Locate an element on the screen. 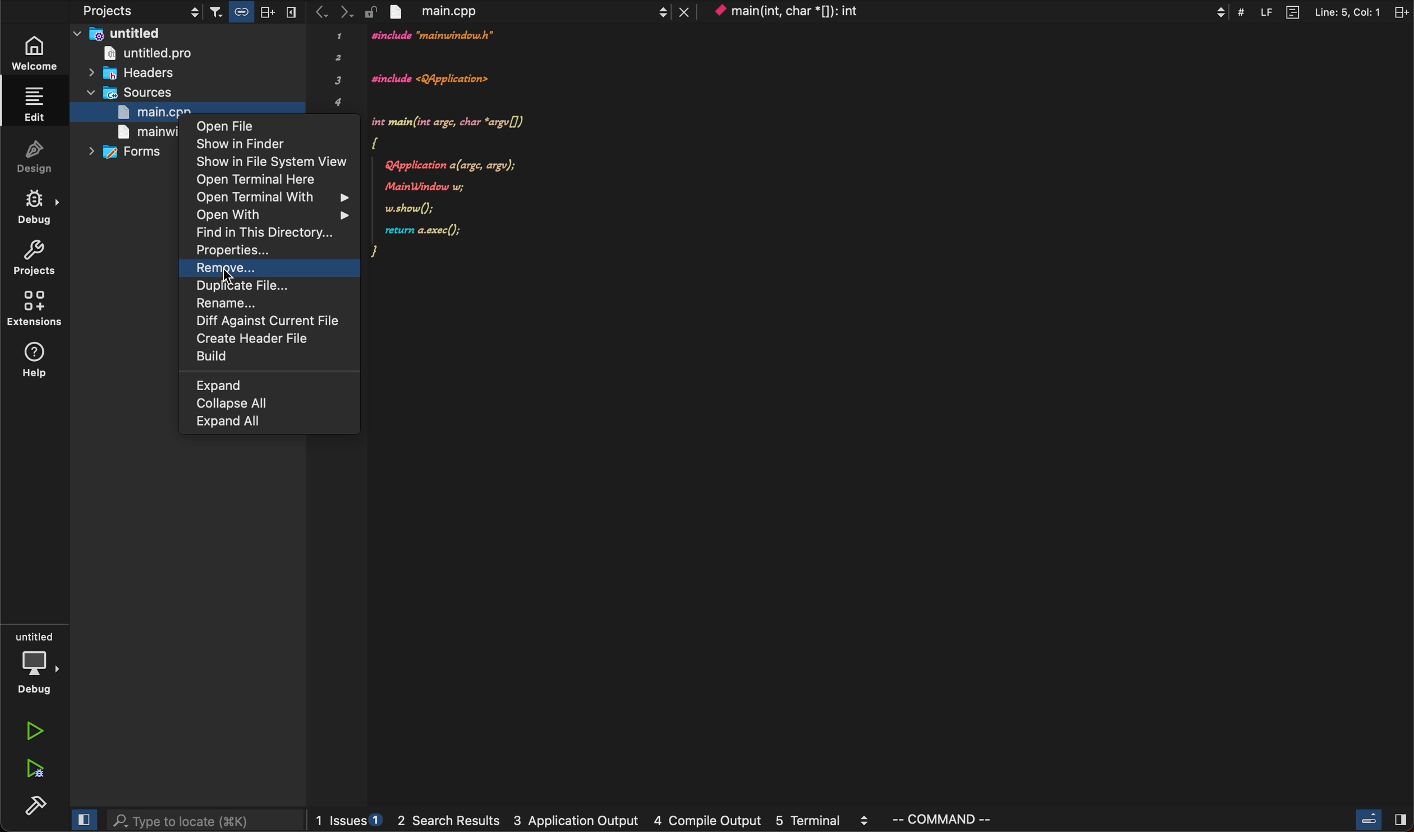  run debug is located at coordinates (33, 771).